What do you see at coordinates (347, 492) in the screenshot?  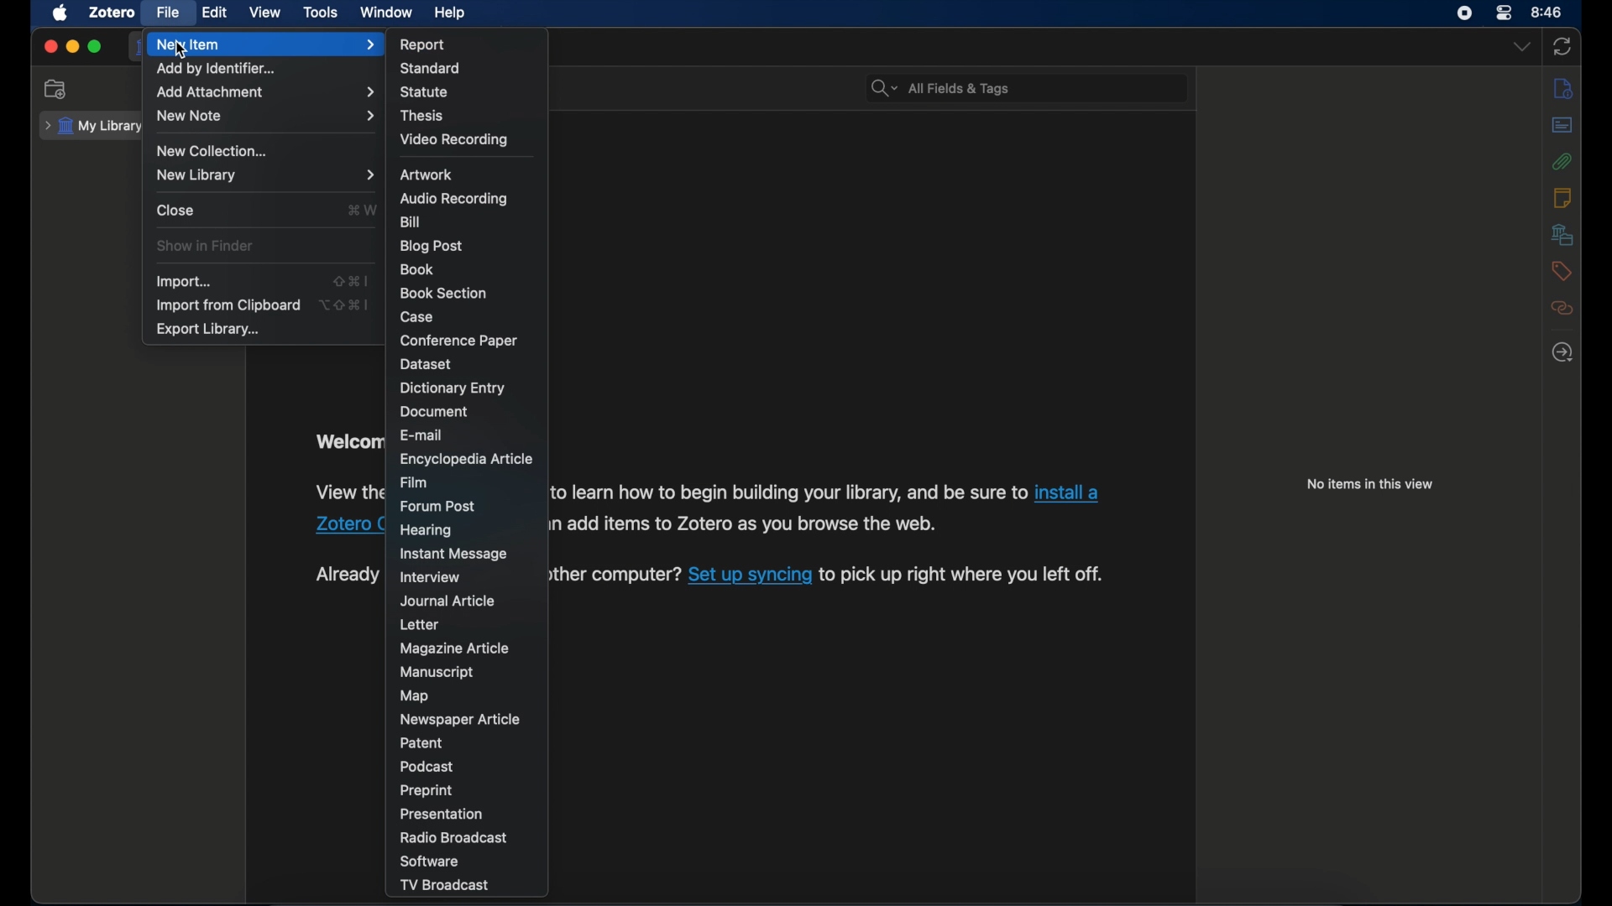 I see `software information` at bounding box center [347, 492].